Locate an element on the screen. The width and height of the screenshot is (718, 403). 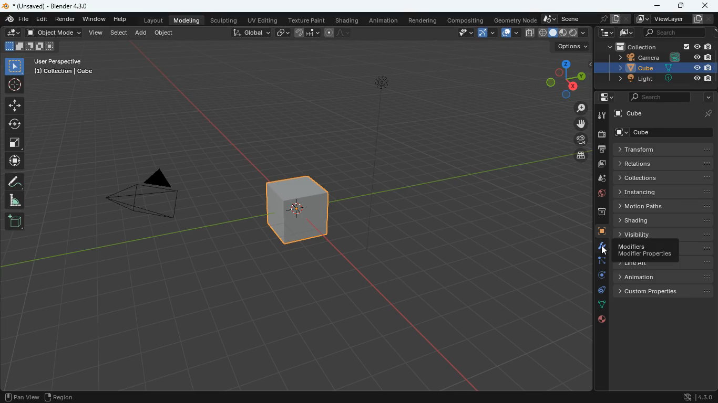
cube is located at coordinates (665, 132).